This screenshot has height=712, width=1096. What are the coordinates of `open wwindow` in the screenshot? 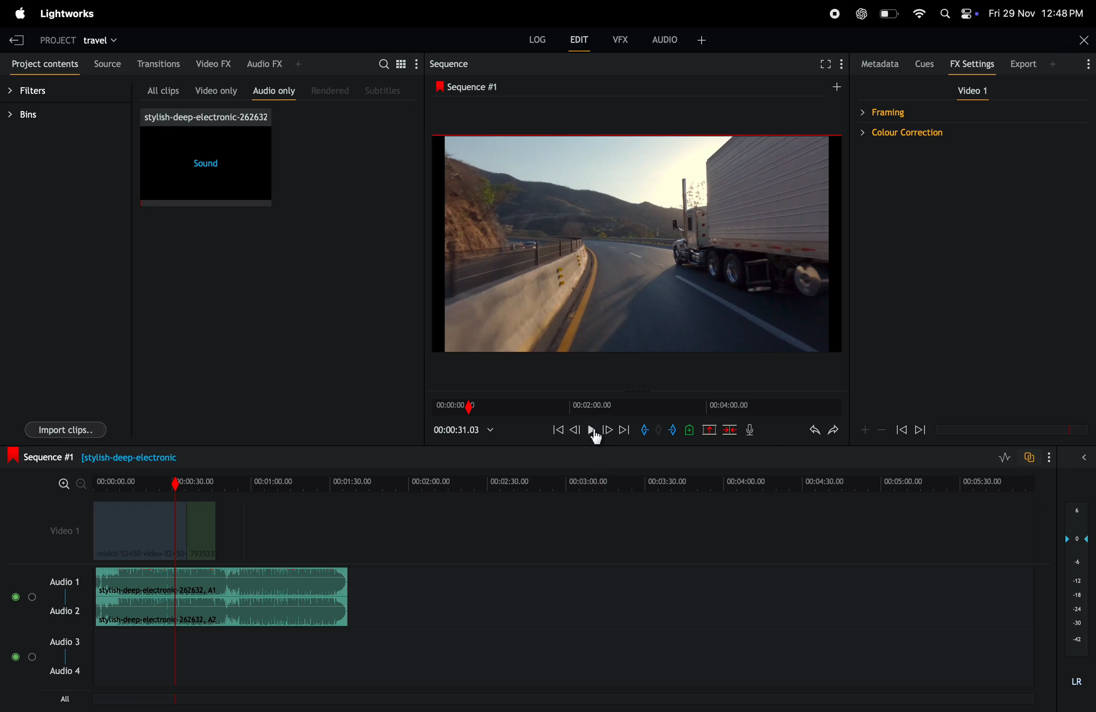 It's located at (1088, 457).